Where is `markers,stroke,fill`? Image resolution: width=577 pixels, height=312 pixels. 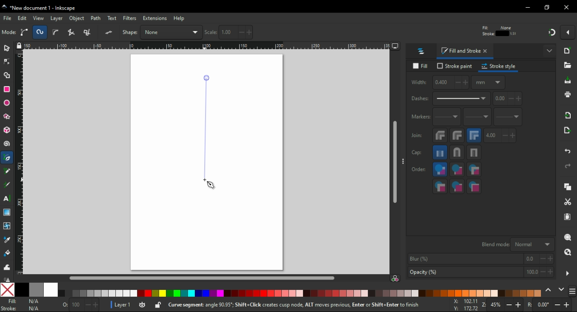 markers,stroke,fill is located at coordinates (474, 187).